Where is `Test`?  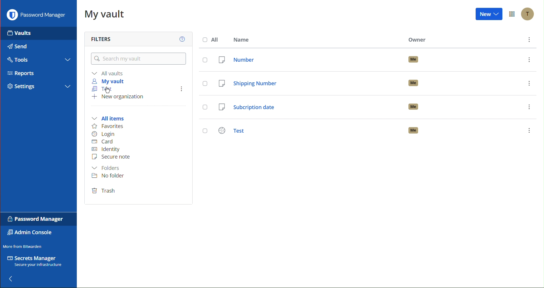
Test is located at coordinates (374, 129).